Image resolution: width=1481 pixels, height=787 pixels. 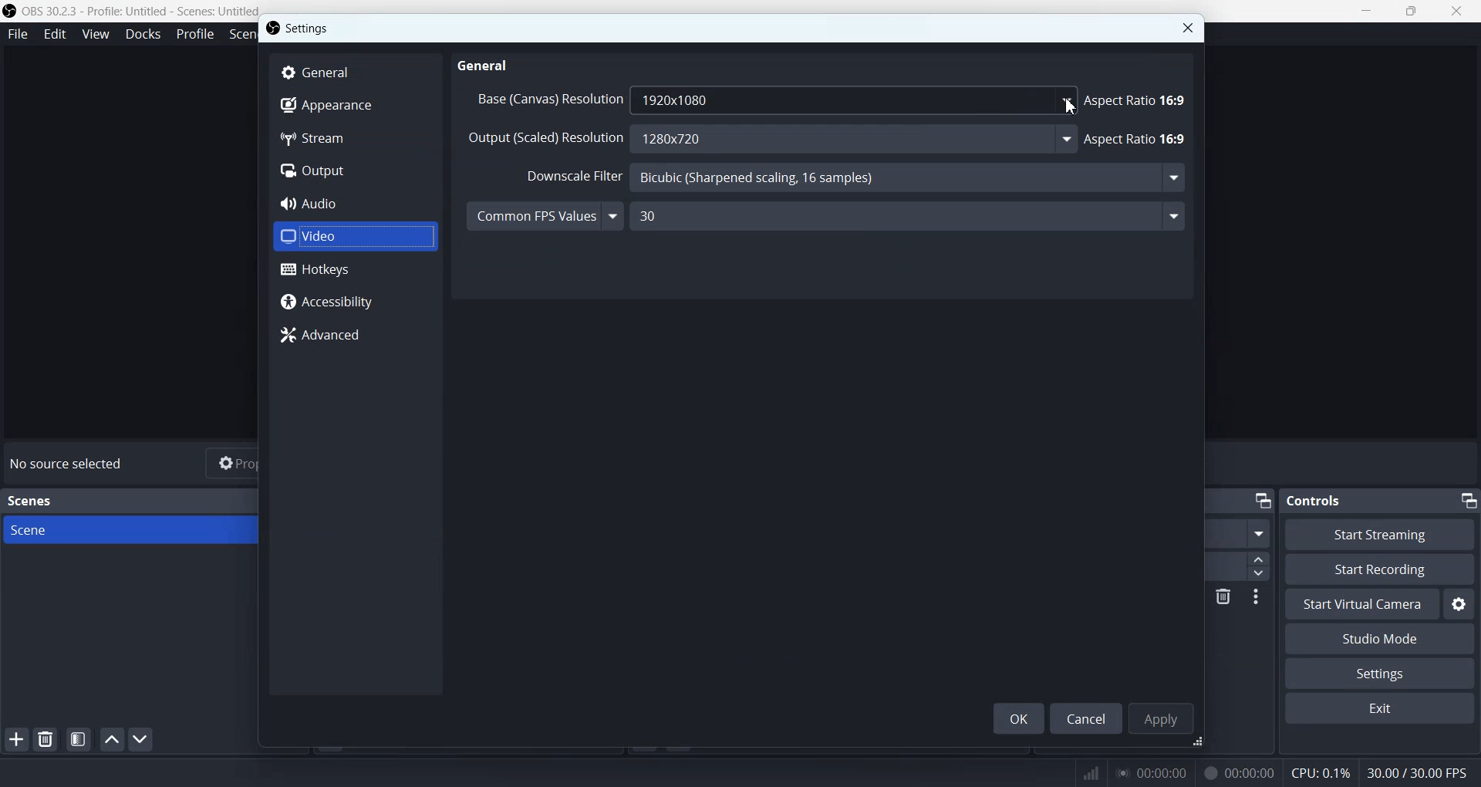 What do you see at coordinates (30, 502) in the screenshot?
I see `Scenes` at bounding box center [30, 502].